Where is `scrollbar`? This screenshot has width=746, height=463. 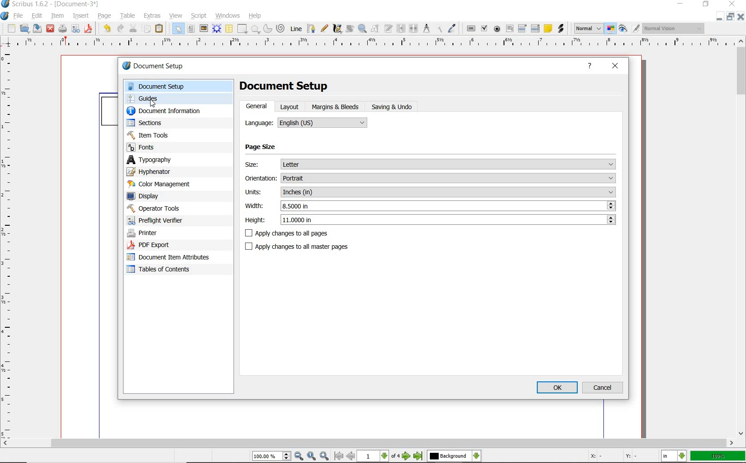 scrollbar is located at coordinates (742, 237).